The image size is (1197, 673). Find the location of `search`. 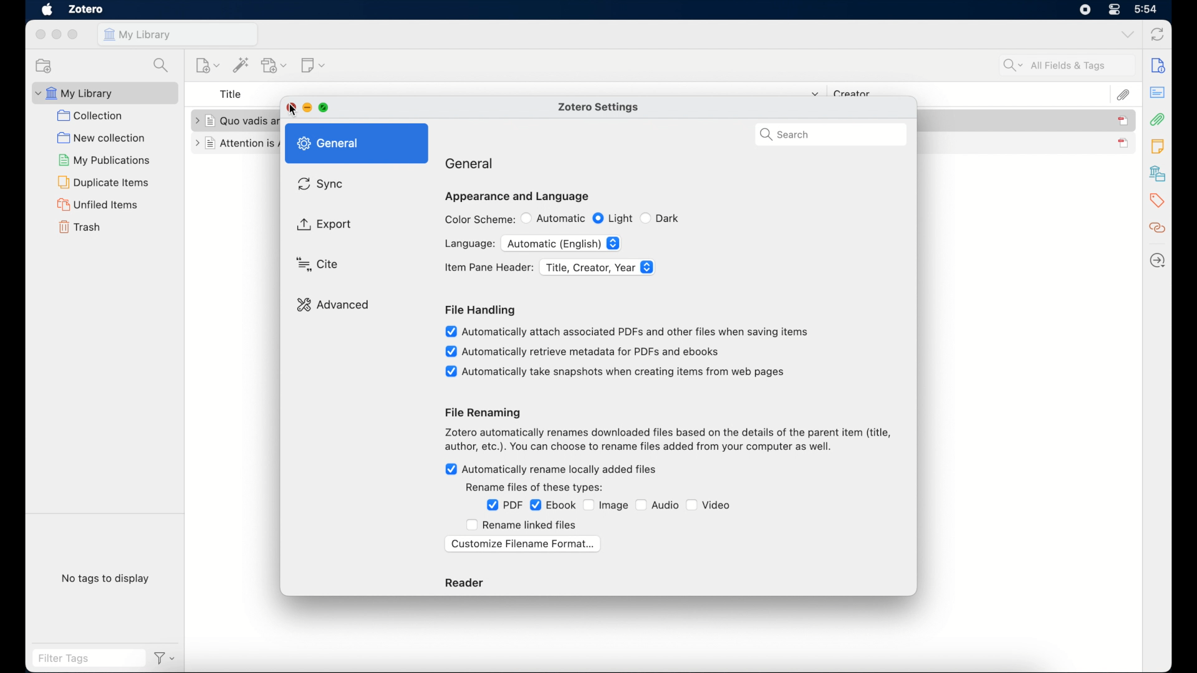

search is located at coordinates (830, 135).